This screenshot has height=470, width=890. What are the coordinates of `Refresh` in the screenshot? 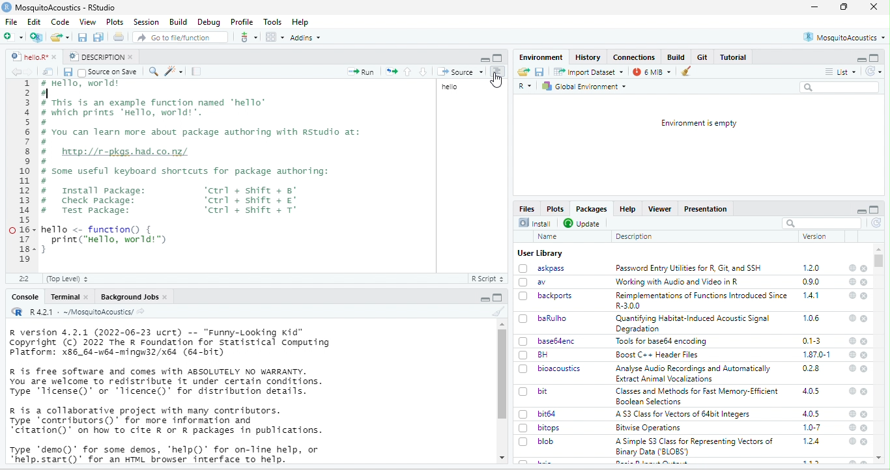 It's located at (873, 71).